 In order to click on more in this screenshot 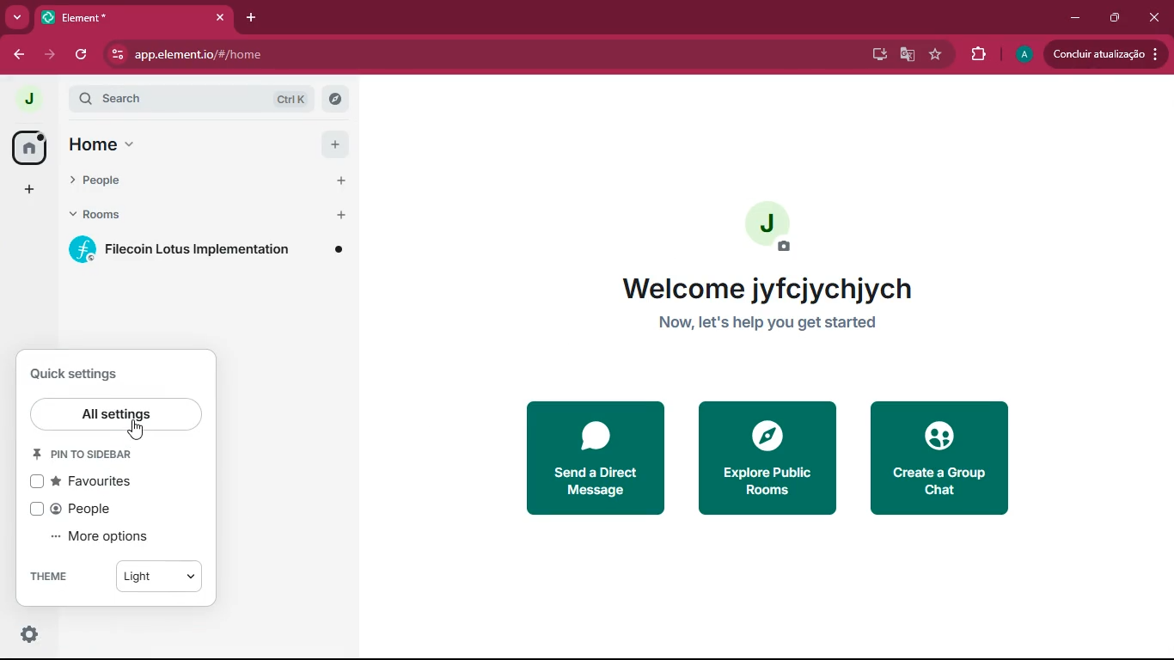, I will do `click(16, 16)`.